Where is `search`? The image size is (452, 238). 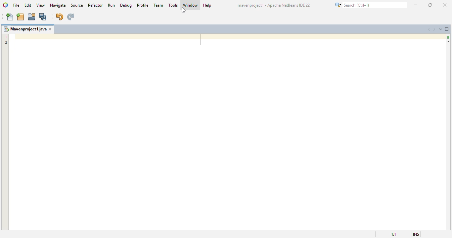 search is located at coordinates (371, 5).